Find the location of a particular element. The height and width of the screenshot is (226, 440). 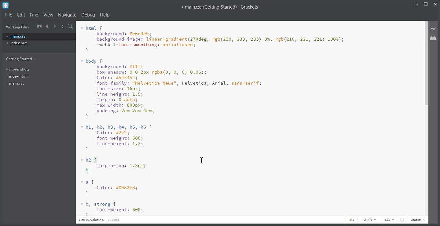

Navigate Forward is located at coordinates (55, 26).